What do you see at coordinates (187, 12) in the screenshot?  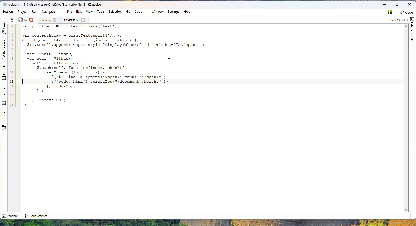 I see `Help` at bounding box center [187, 12].